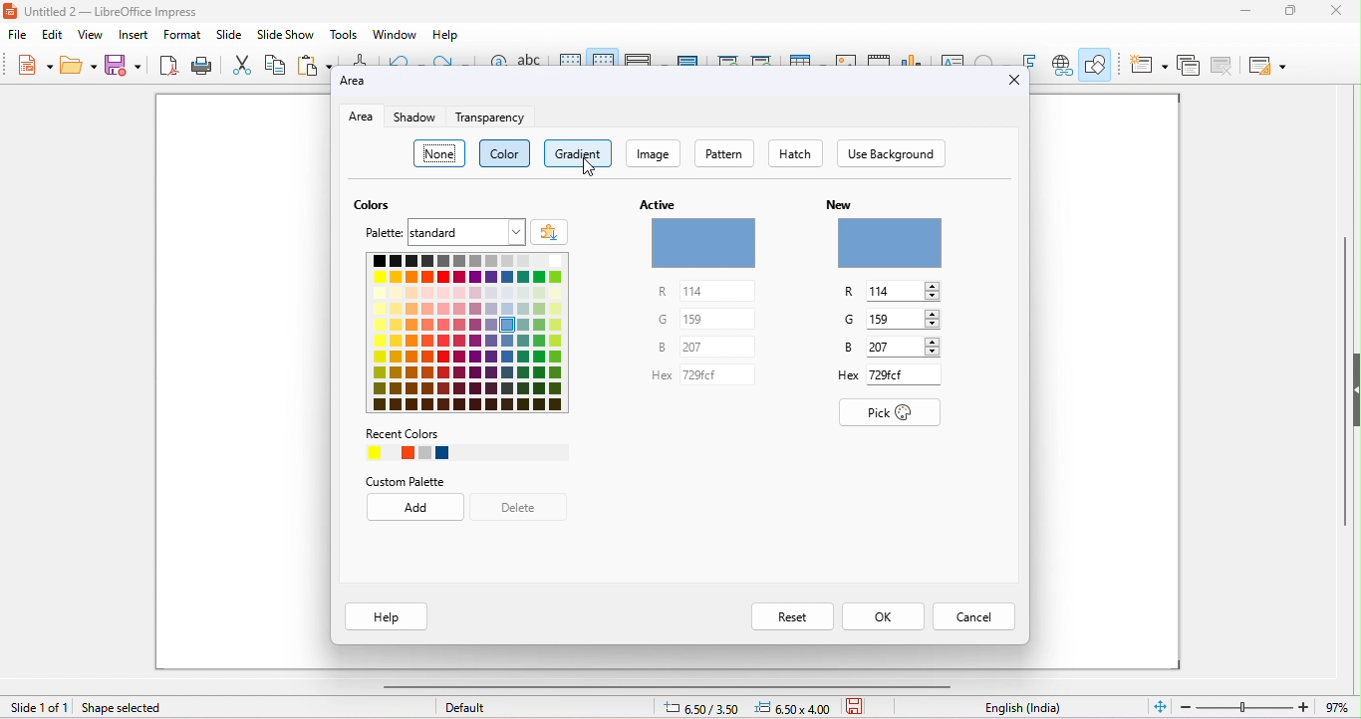 This screenshot has height=719, width=1361. I want to click on save, so click(859, 705).